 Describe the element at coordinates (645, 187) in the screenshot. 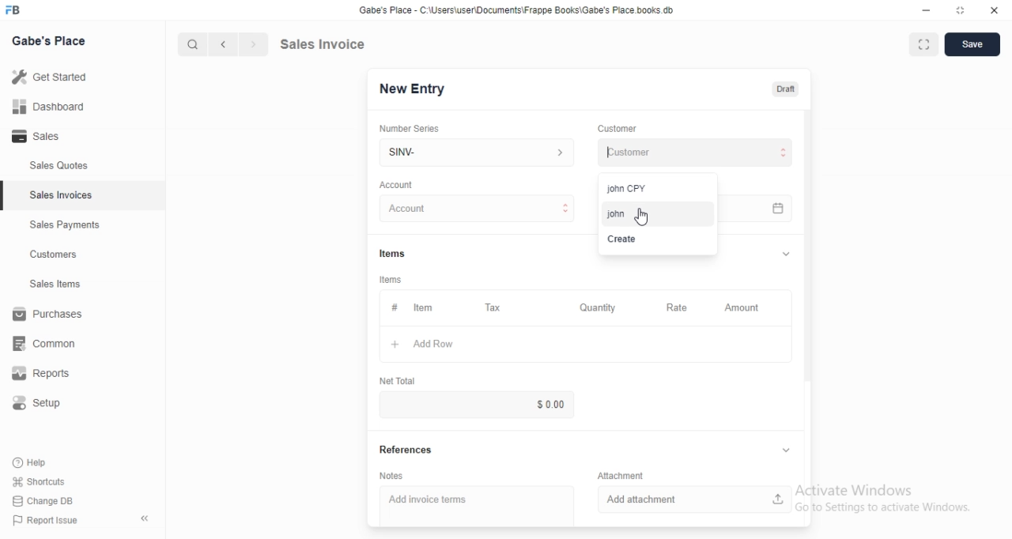

I see `john CRY` at that location.